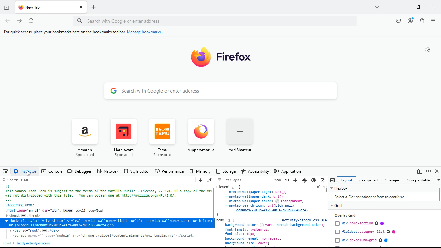 This screenshot has width=441, height=248. Describe the element at coordinates (85, 137) in the screenshot. I see `amazon` at that location.